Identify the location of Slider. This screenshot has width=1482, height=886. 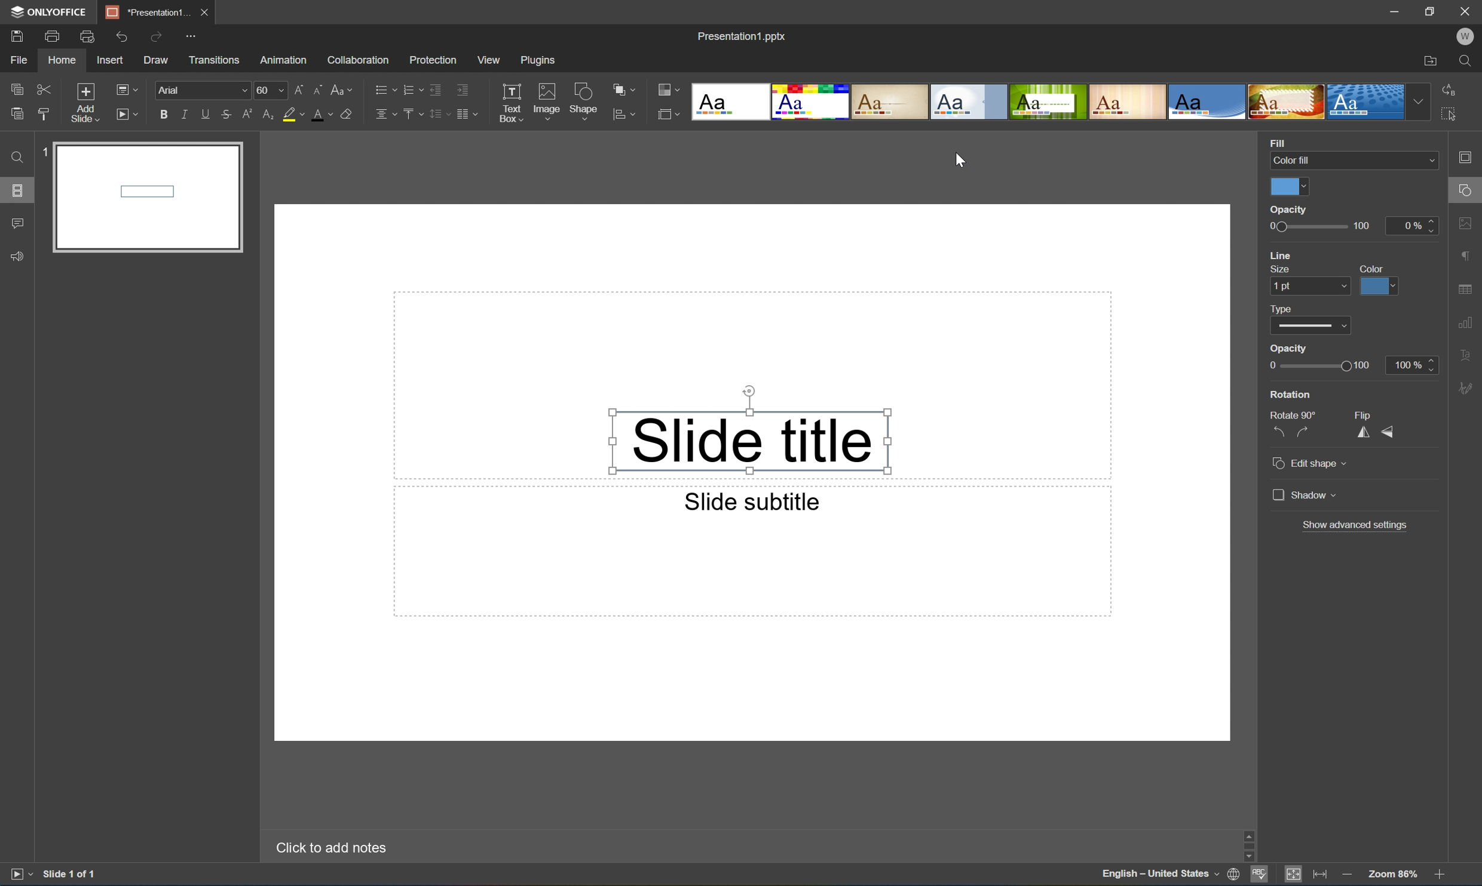
(1319, 227).